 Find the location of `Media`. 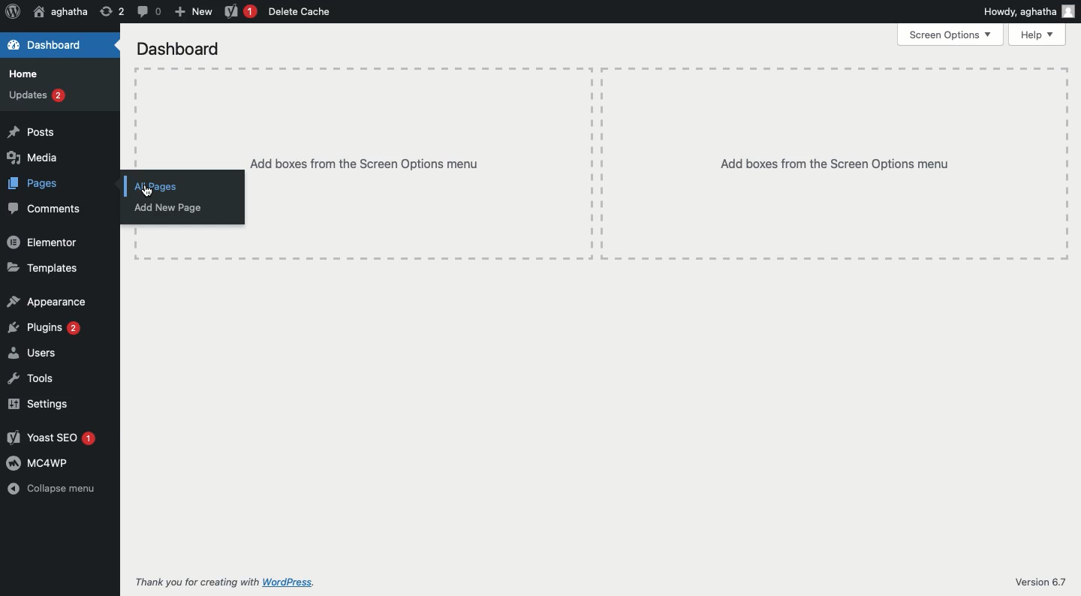

Media is located at coordinates (55, 158).